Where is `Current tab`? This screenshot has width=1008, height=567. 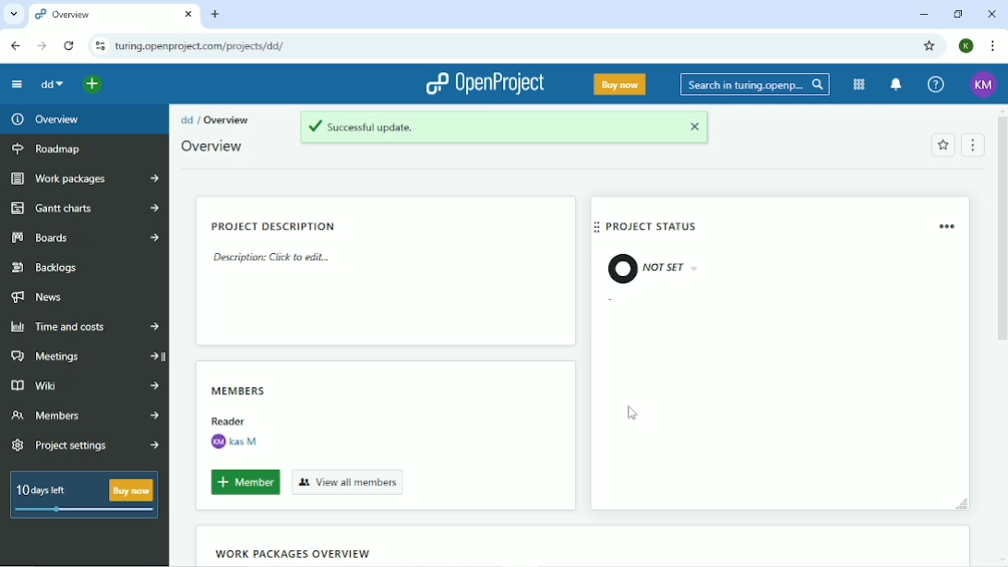 Current tab is located at coordinates (114, 16).